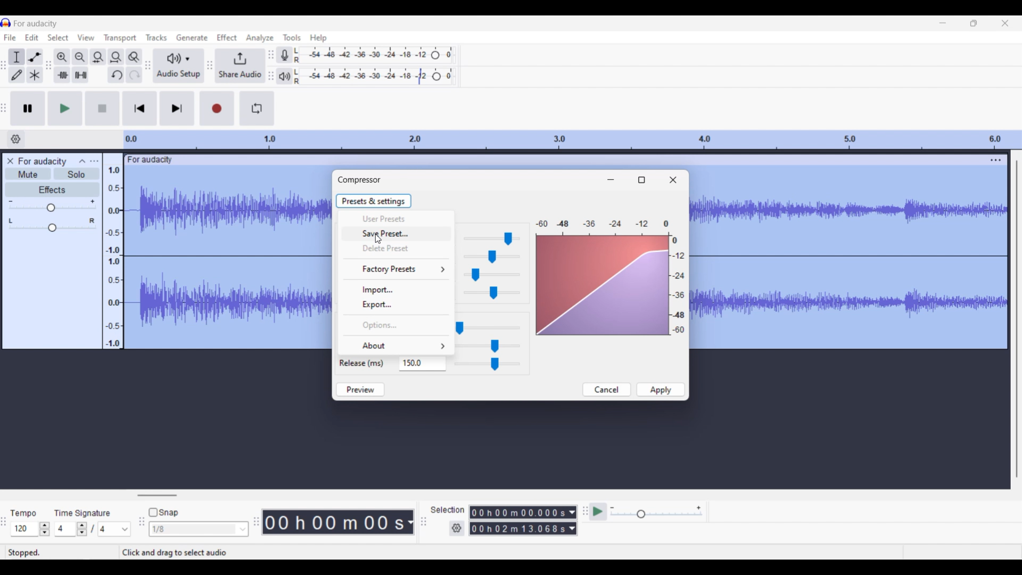  Describe the element at coordinates (490, 239) in the screenshot. I see `Threshold slider` at that location.